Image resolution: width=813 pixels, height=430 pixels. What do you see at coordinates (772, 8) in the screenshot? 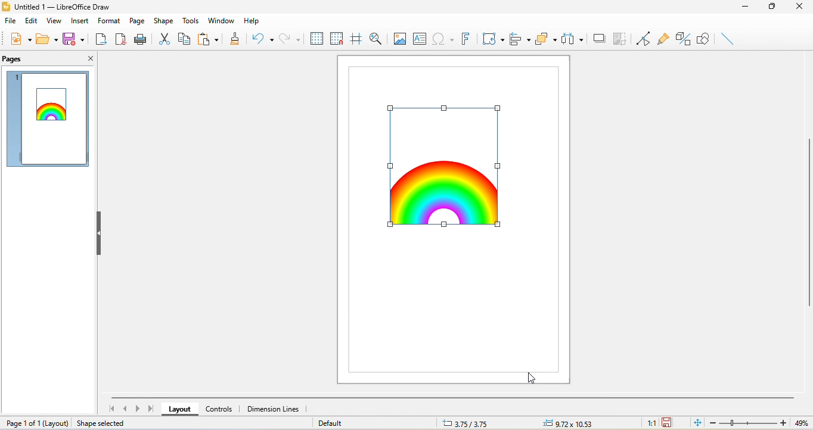
I see `maximize` at bounding box center [772, 8].